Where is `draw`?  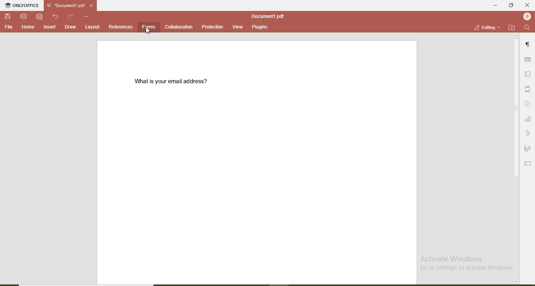 draw is located at coordinates (70, 27).